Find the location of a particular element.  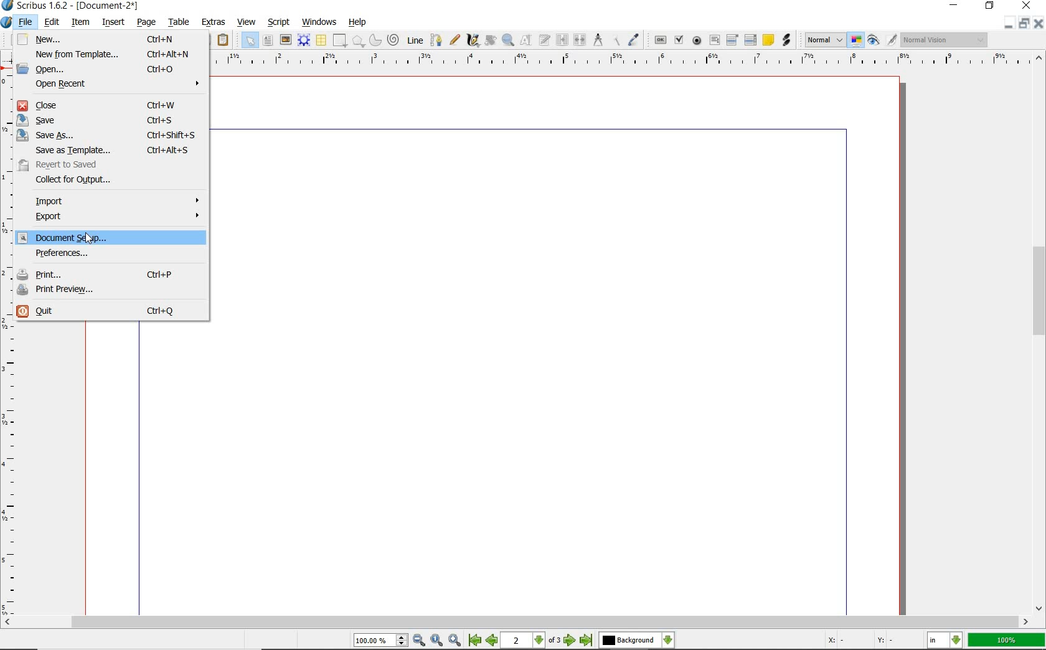

eye dropper is located at coordinates (635, 39).